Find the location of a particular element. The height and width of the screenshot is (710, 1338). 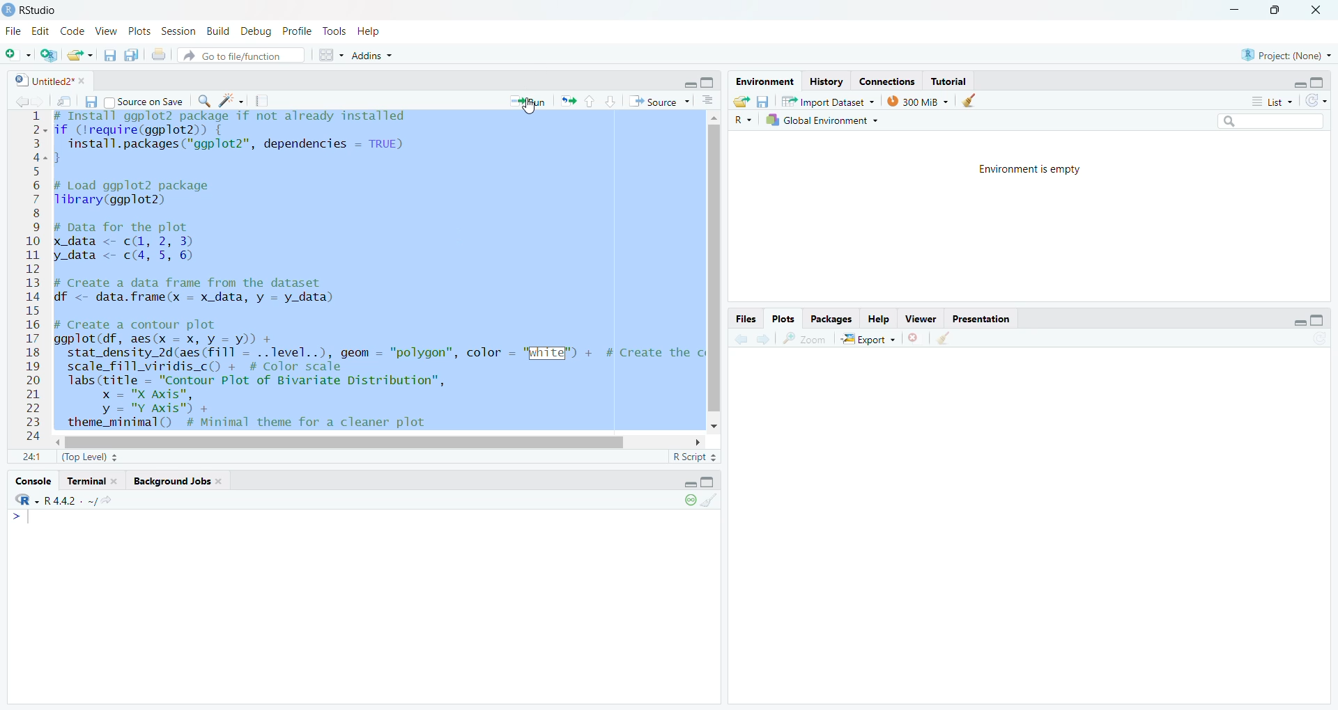

background Jobs is located at coordinates (176, 482).